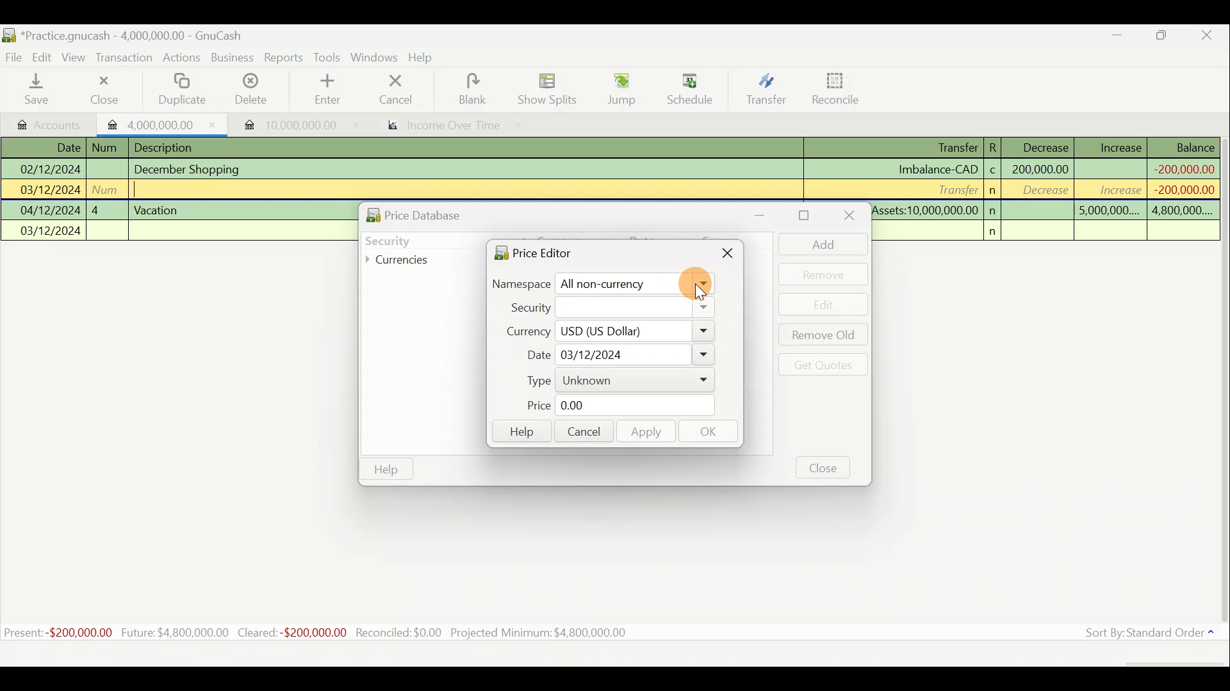 The width and height of the screenshot is (1230, 691). I want to click on blank, so click(482, 89).